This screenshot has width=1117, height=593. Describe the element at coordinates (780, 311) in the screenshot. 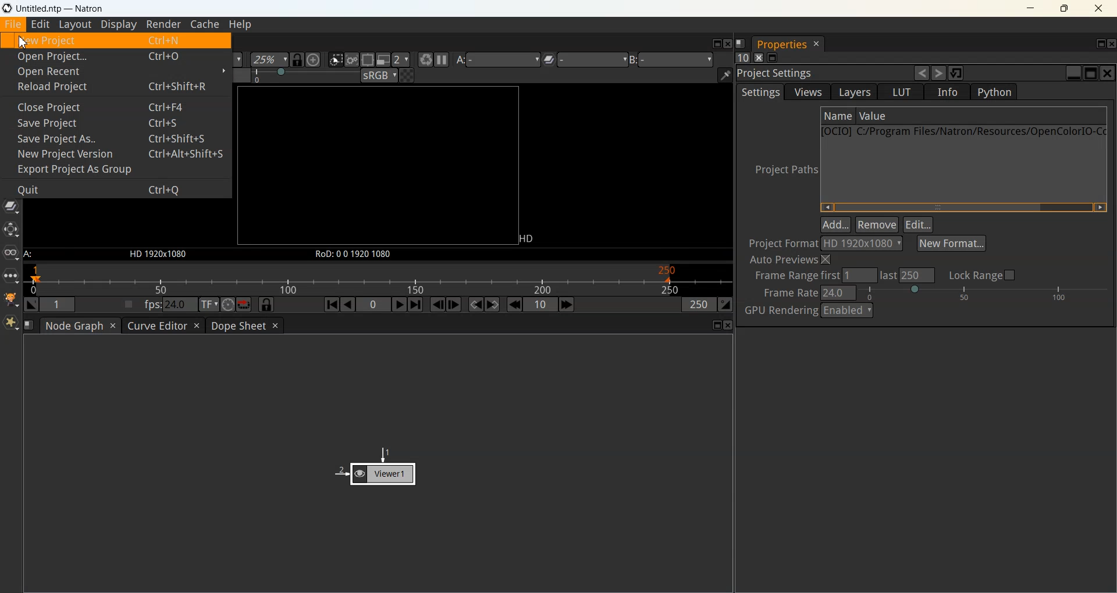

I see `GPU Rendering` at that location.